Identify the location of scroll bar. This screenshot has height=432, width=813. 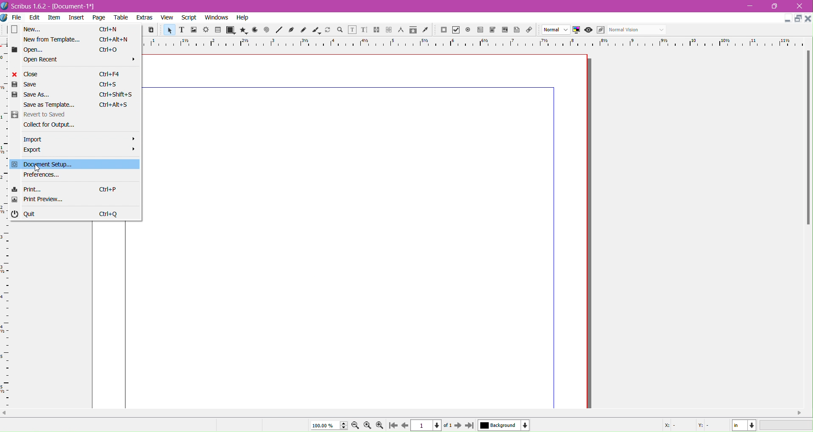
(808, 138).